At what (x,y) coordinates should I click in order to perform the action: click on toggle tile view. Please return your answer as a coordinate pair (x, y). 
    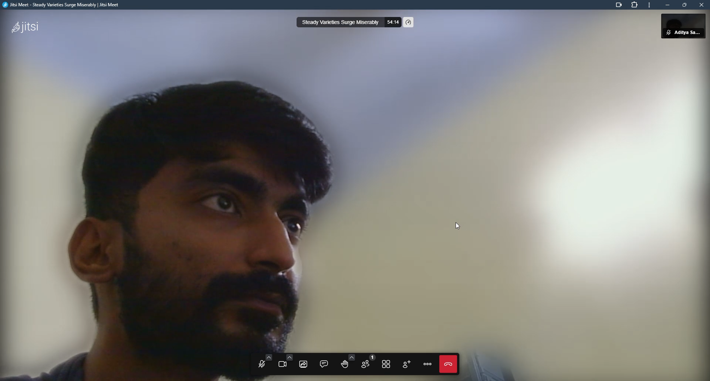
    Looking at the image, I should click on (387, 364).